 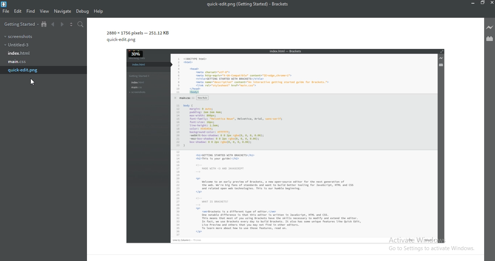 I want to click on index.html, so click(x=18, y=54).